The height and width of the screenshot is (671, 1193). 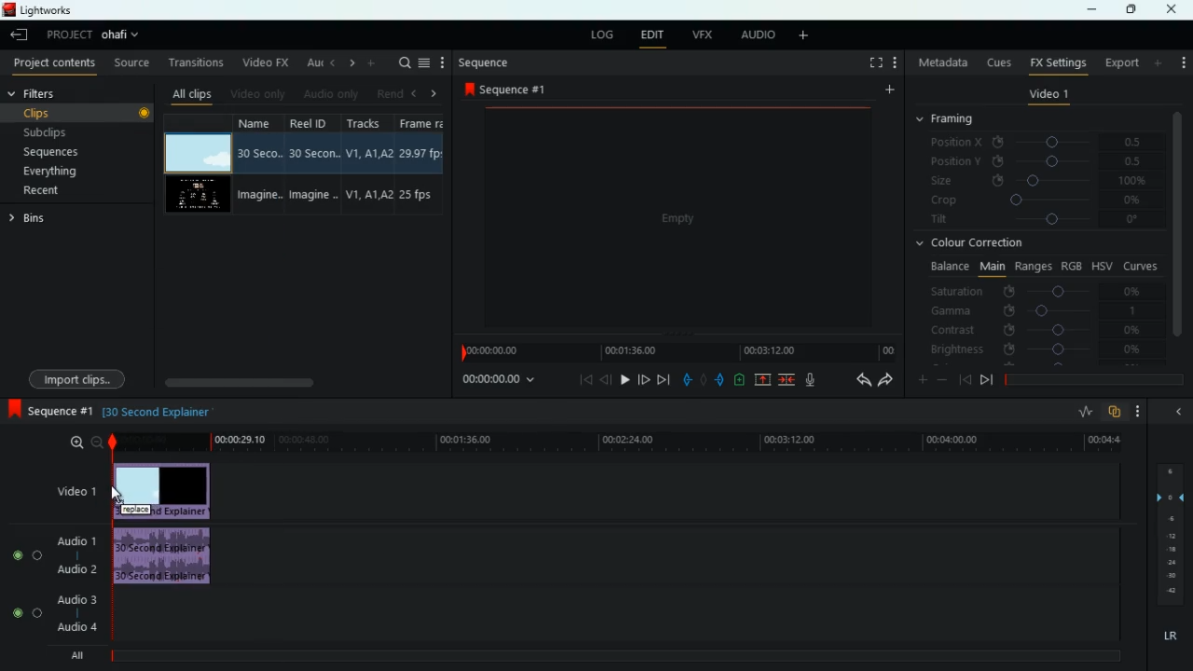 What do you see at coordinates (994, 62) in the screenshot?
I see `cues` at bounding box center [994, 62].